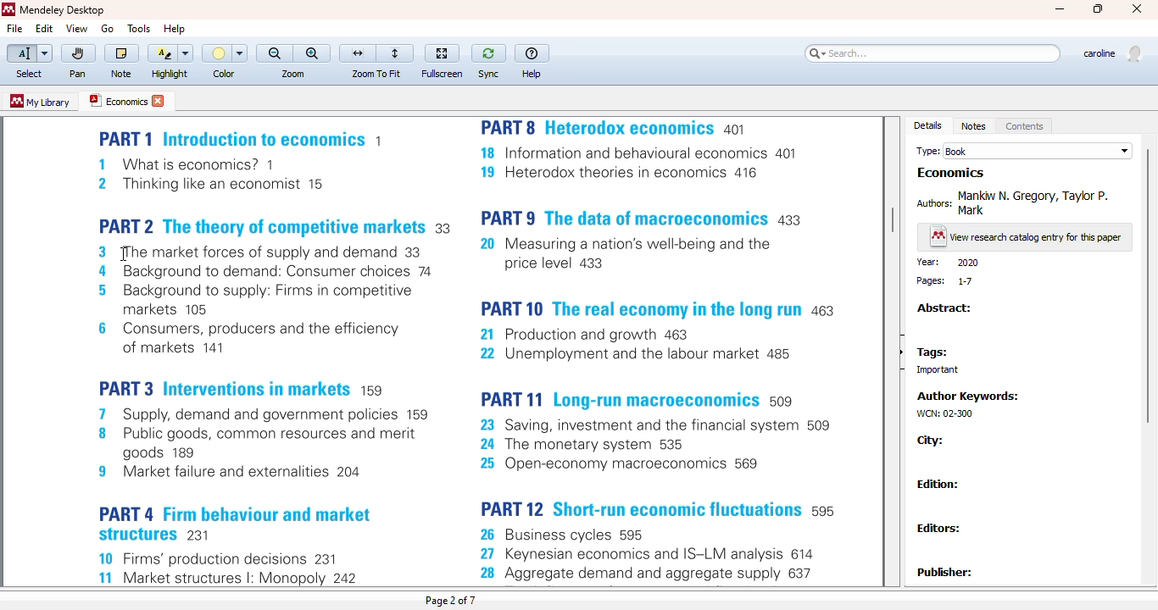 The height and width of the screenshot is (610, 1158). I want to click on Editors:, so click(940, 526).